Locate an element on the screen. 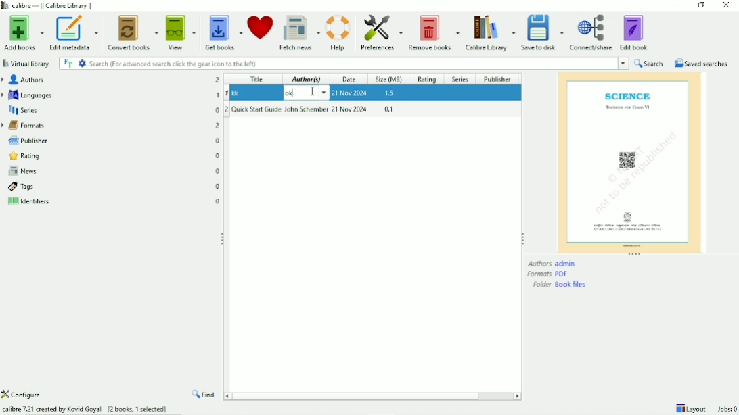 The width and height of the screenshot is (739, 415). Connect/share is located at coordinates (591, 33).